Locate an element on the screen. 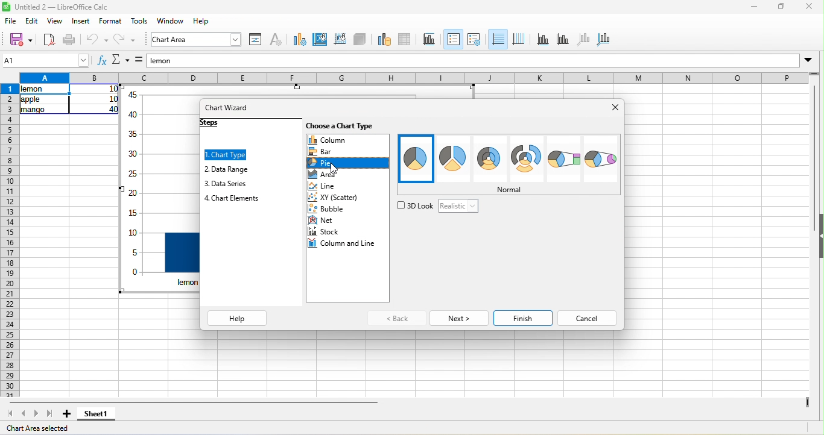 The width and height of the screenshot is (824, 435). chart wall is located at coordinates (339, 39).